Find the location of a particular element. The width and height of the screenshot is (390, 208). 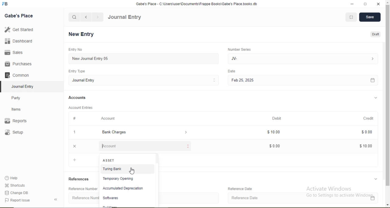

Setup is located at coordinates (23, 133).